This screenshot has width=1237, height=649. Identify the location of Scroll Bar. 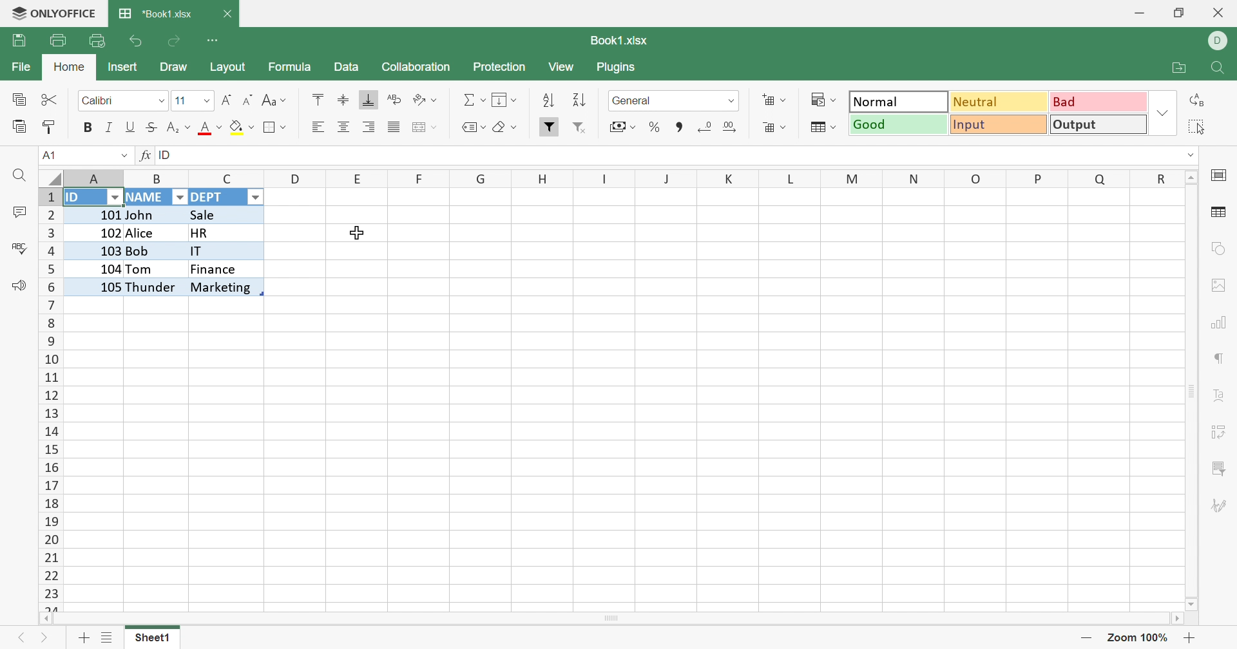
(1191, 390).